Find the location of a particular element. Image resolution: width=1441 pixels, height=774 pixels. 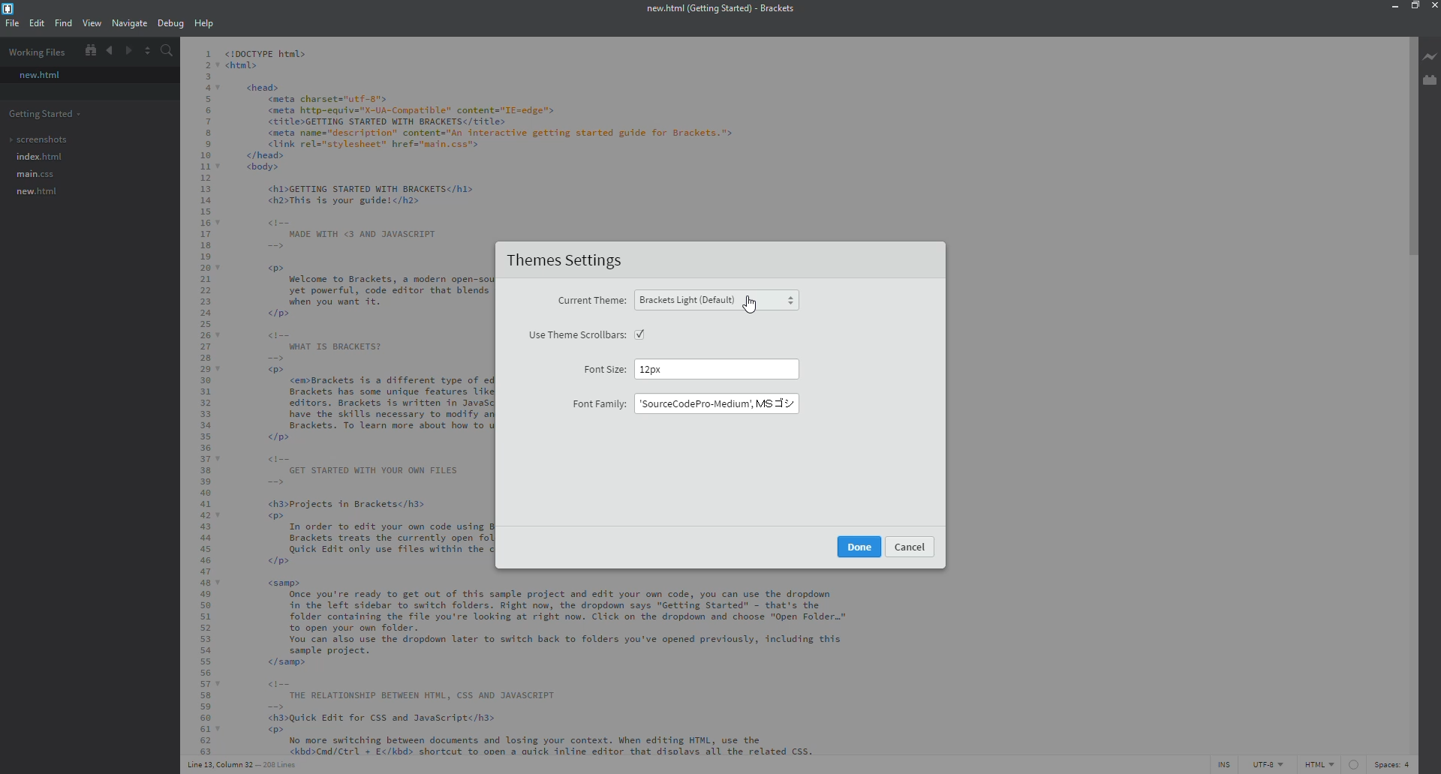

line number is located at coordinates (244, 764).